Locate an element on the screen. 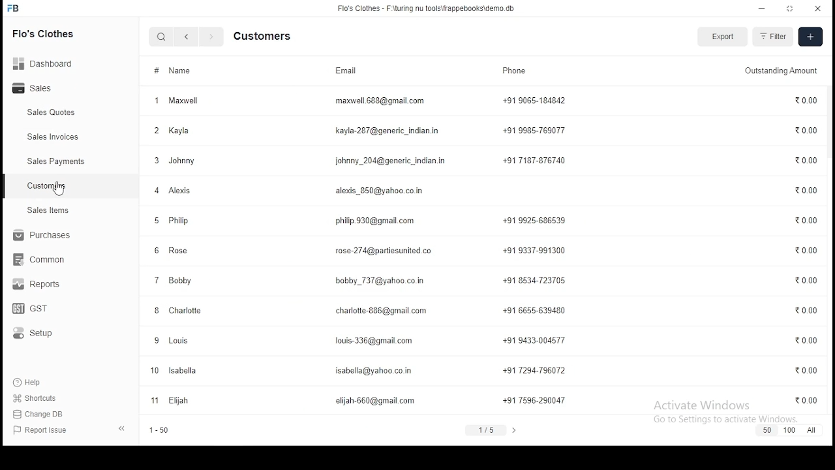 The width and height of the screenshot is (835, 470). 0.00 is located at coordinates (804, 160).